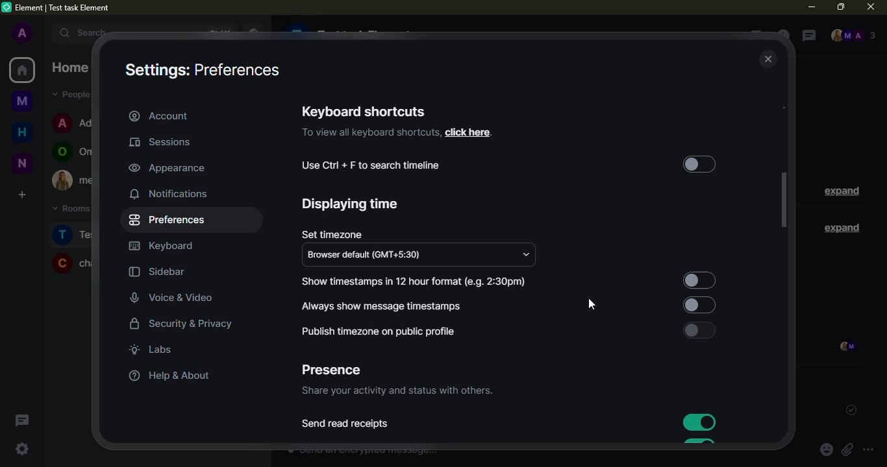 This screenshot has width=887, height=467. What do you see at coordinates (592, 307) in the screenshot?
I see `cursor` at bounding box center [592, 307].